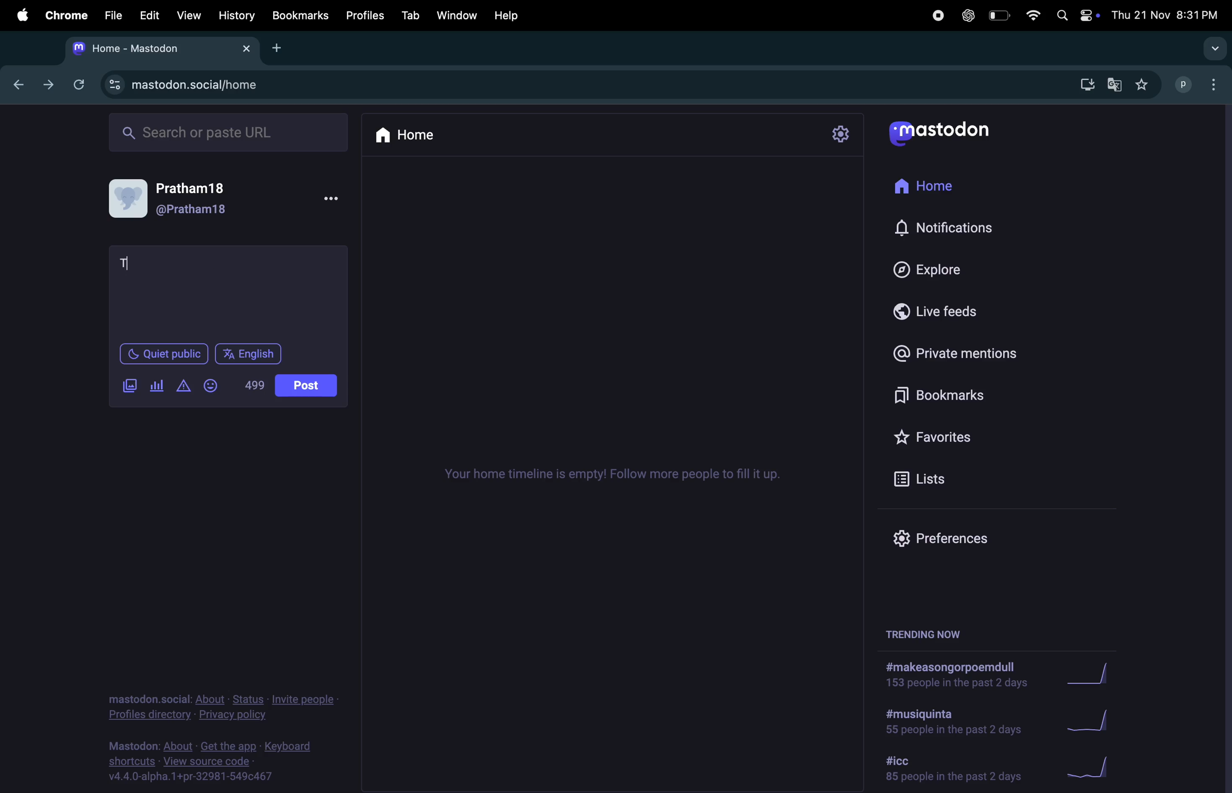 The width and height of the screenshot is (1232, 793). Describe the element at coordinates (299, 14) in the screenshot. I see `book marks` at that location.